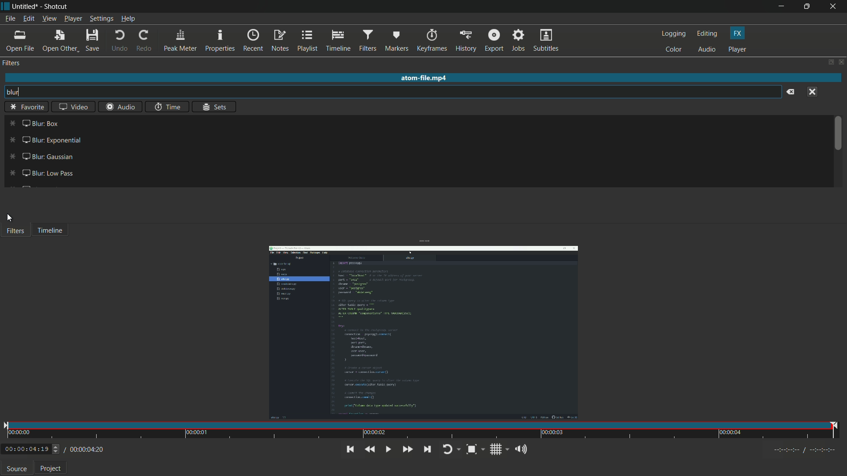  Describe the element at coordinates (476, 450) in the screenshot. I see `toggle zoom` at that location.